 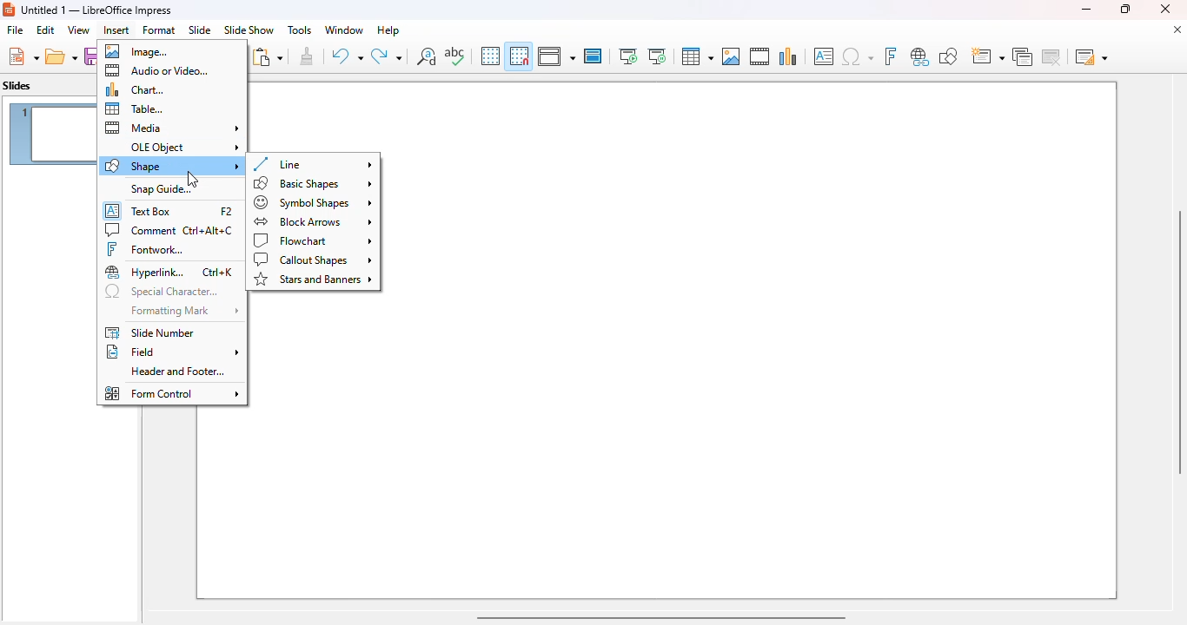 I want to click on insert text box, so click(x=824, y=56).